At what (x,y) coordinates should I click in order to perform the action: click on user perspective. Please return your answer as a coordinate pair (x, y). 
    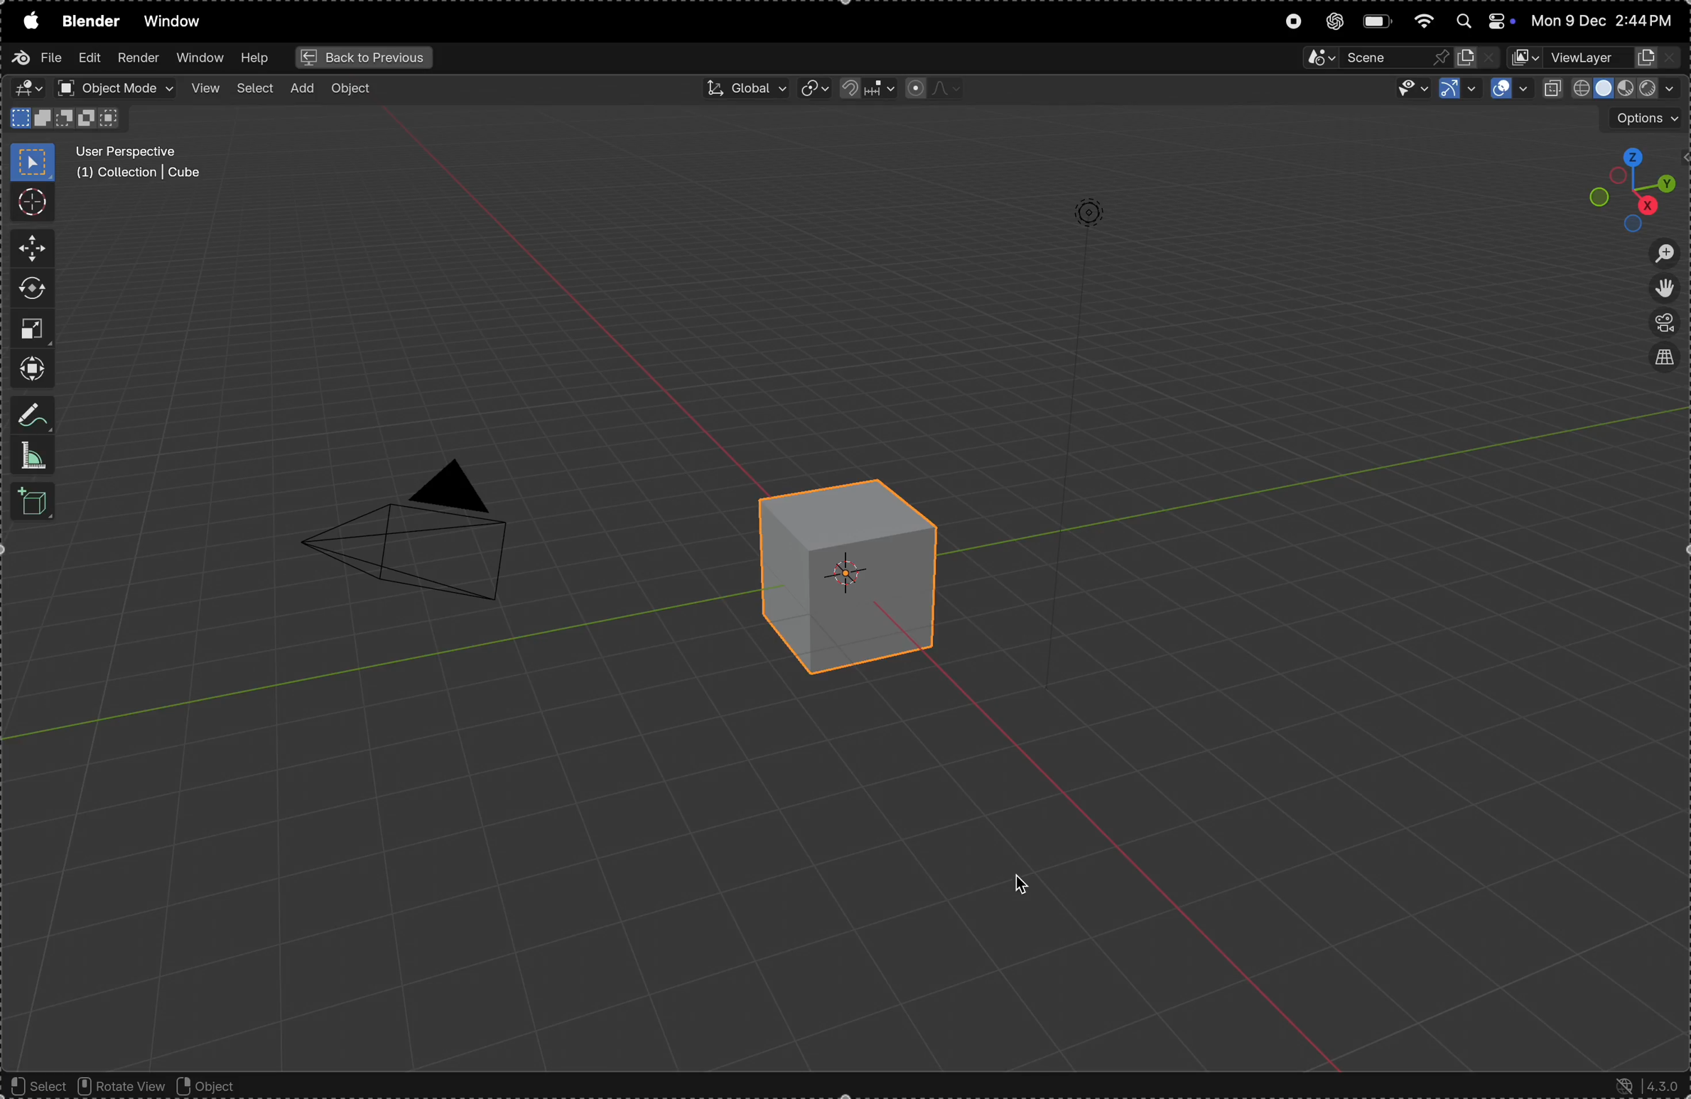
    Looking at the image, I should click on (145, 164).